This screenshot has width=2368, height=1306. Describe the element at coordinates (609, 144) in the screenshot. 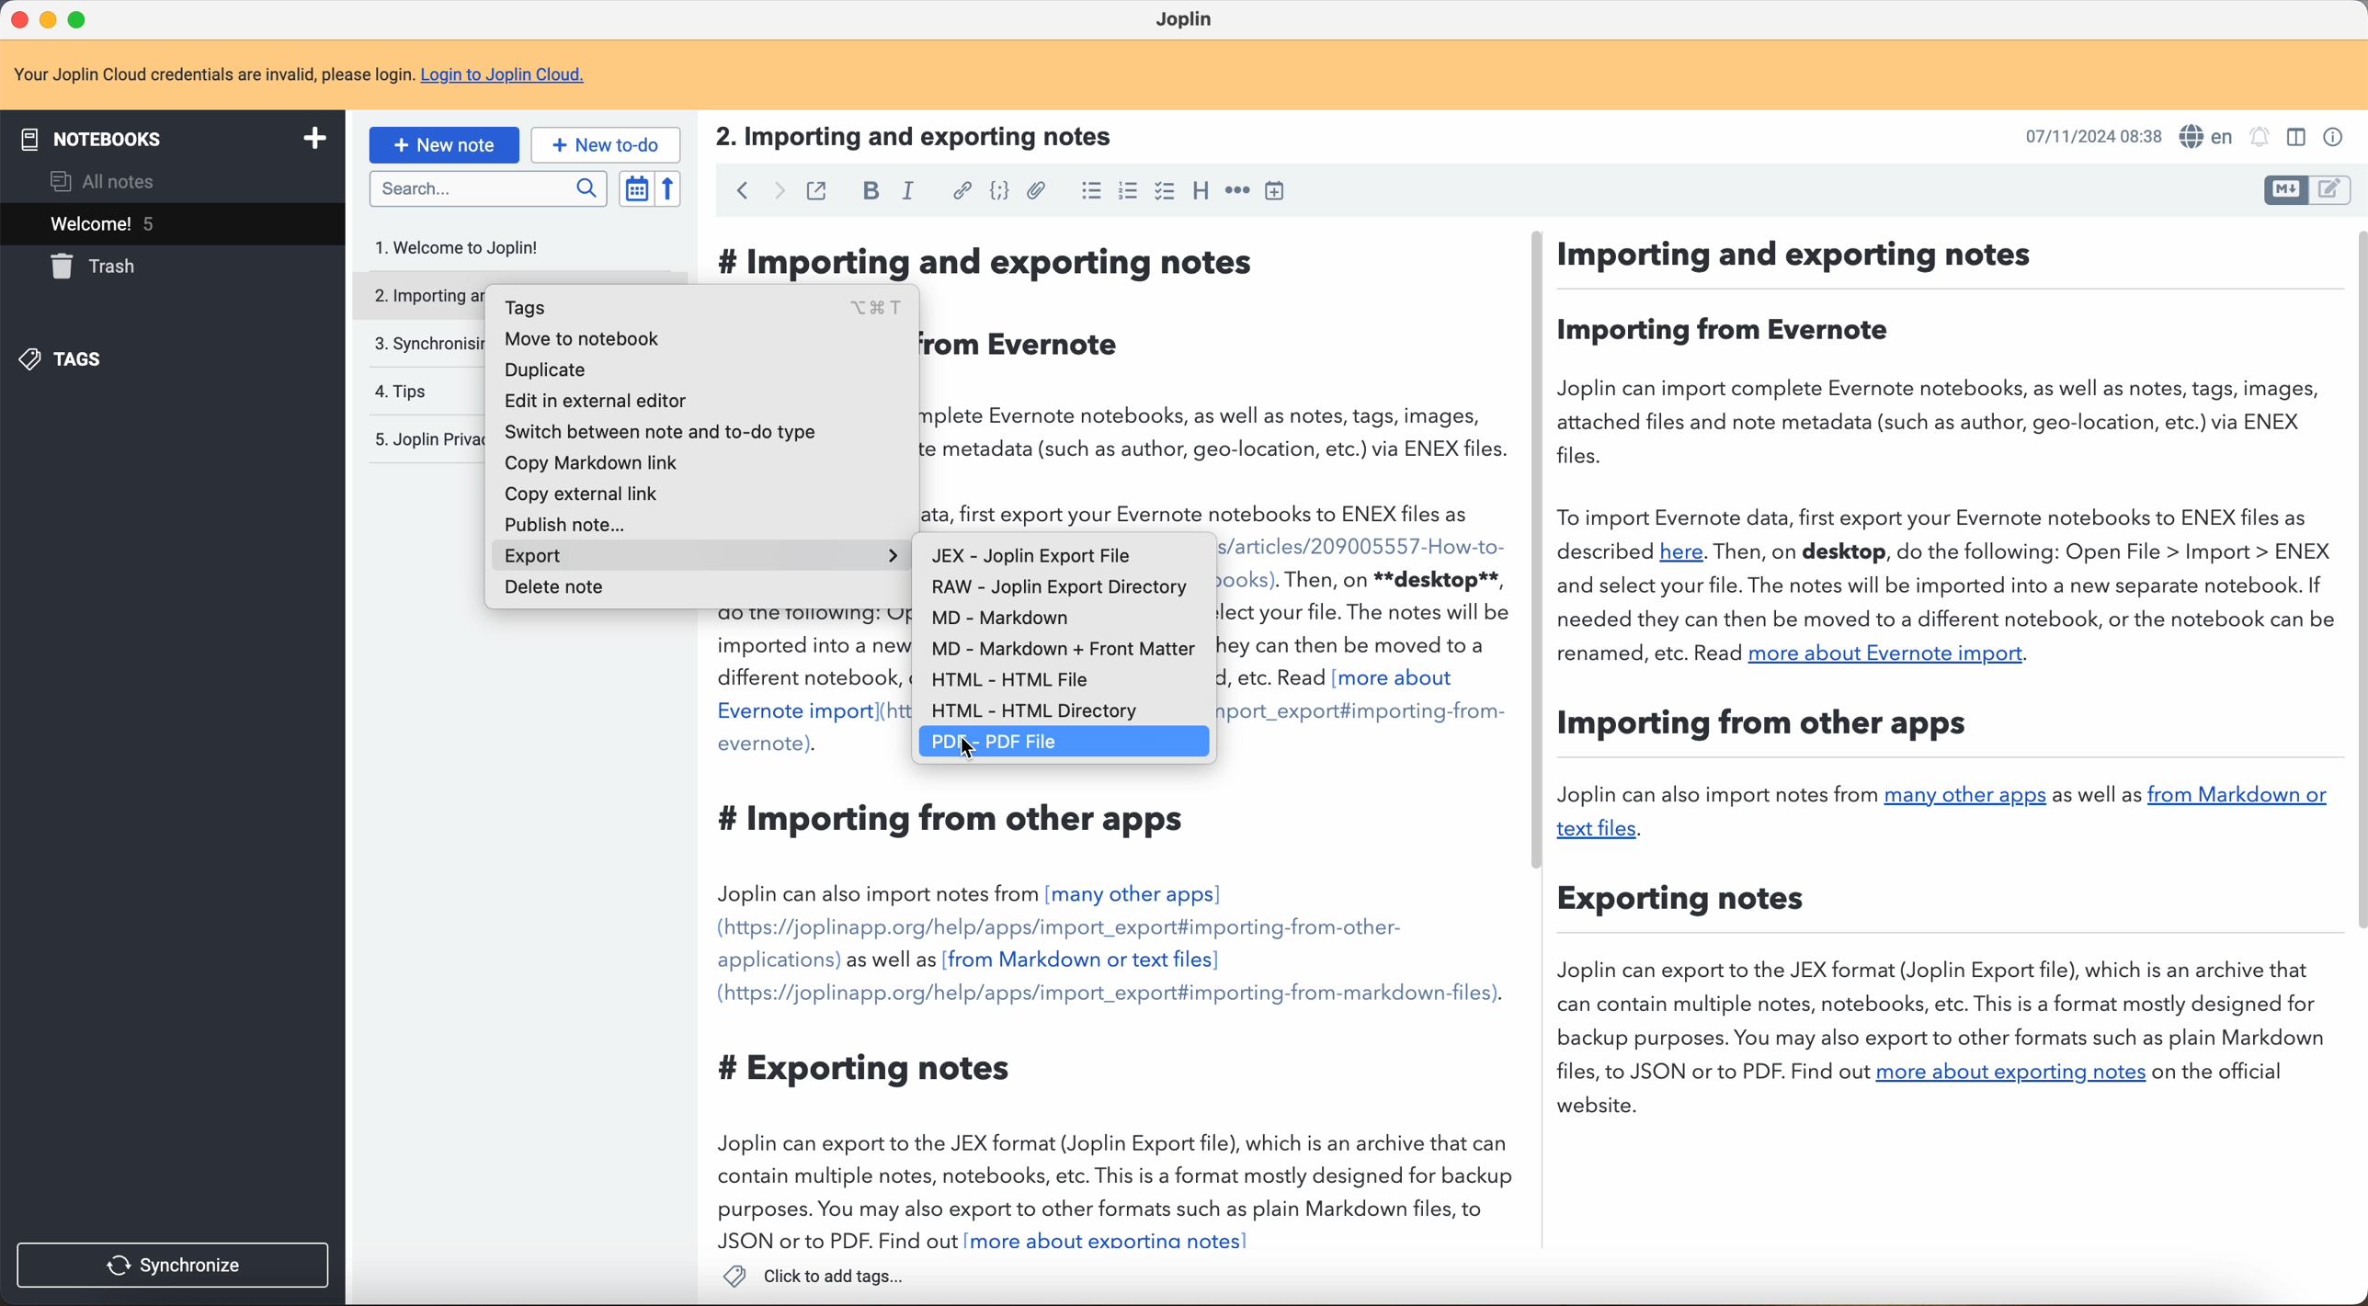

I see `new to-do` at that location.